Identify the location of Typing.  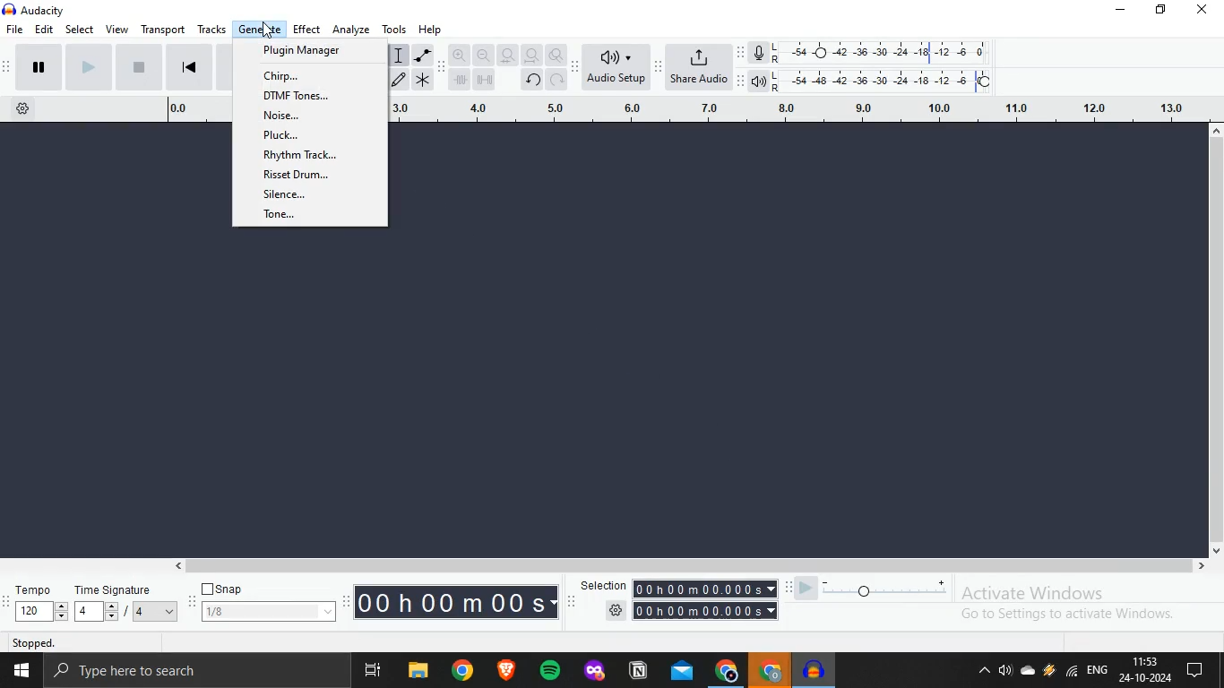
(399, 56).